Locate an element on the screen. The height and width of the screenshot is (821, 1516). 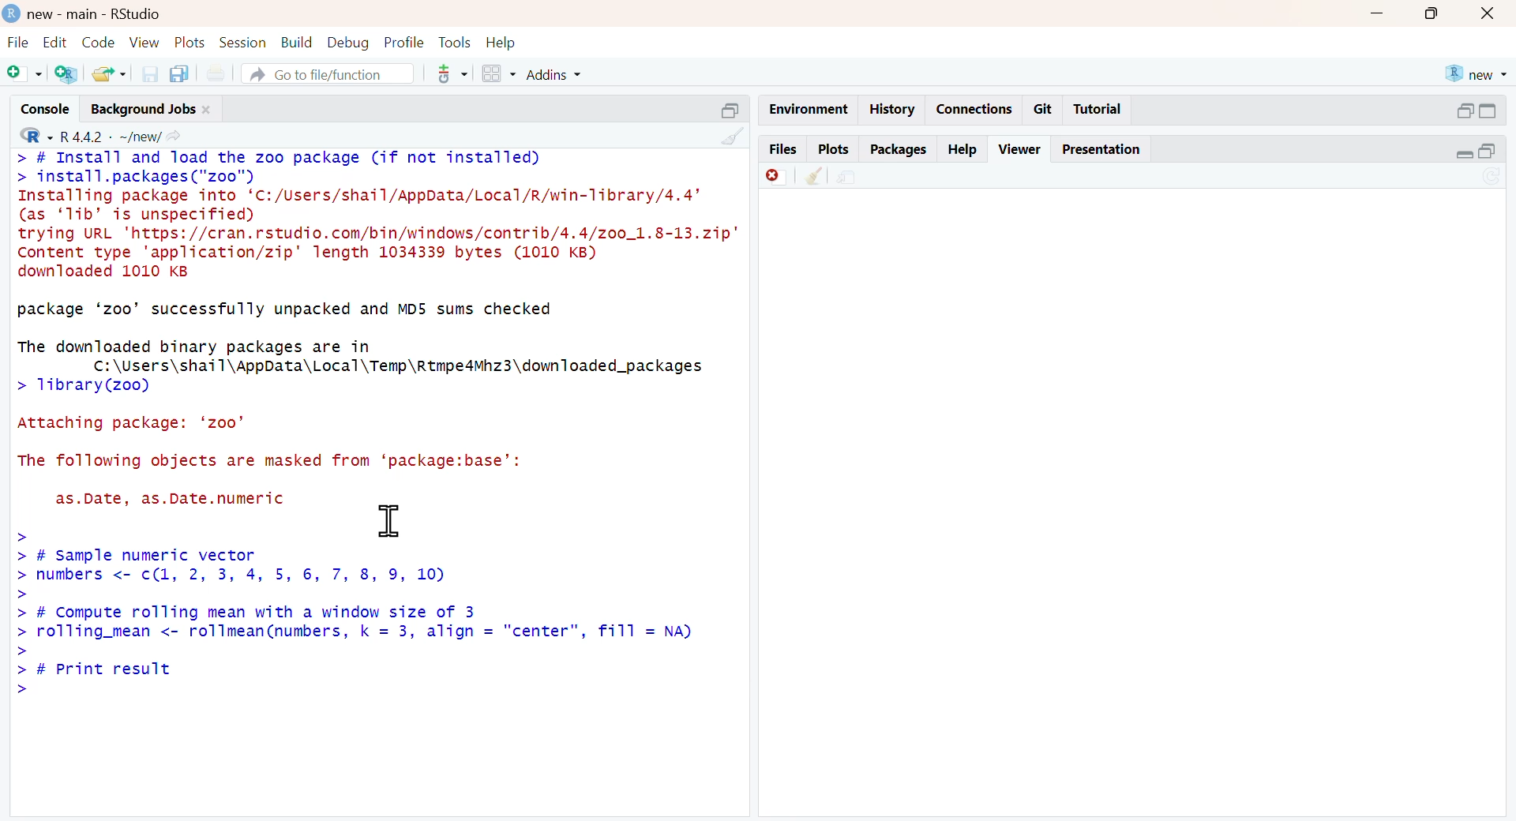
maximise is located at coordinates (1432, 13).